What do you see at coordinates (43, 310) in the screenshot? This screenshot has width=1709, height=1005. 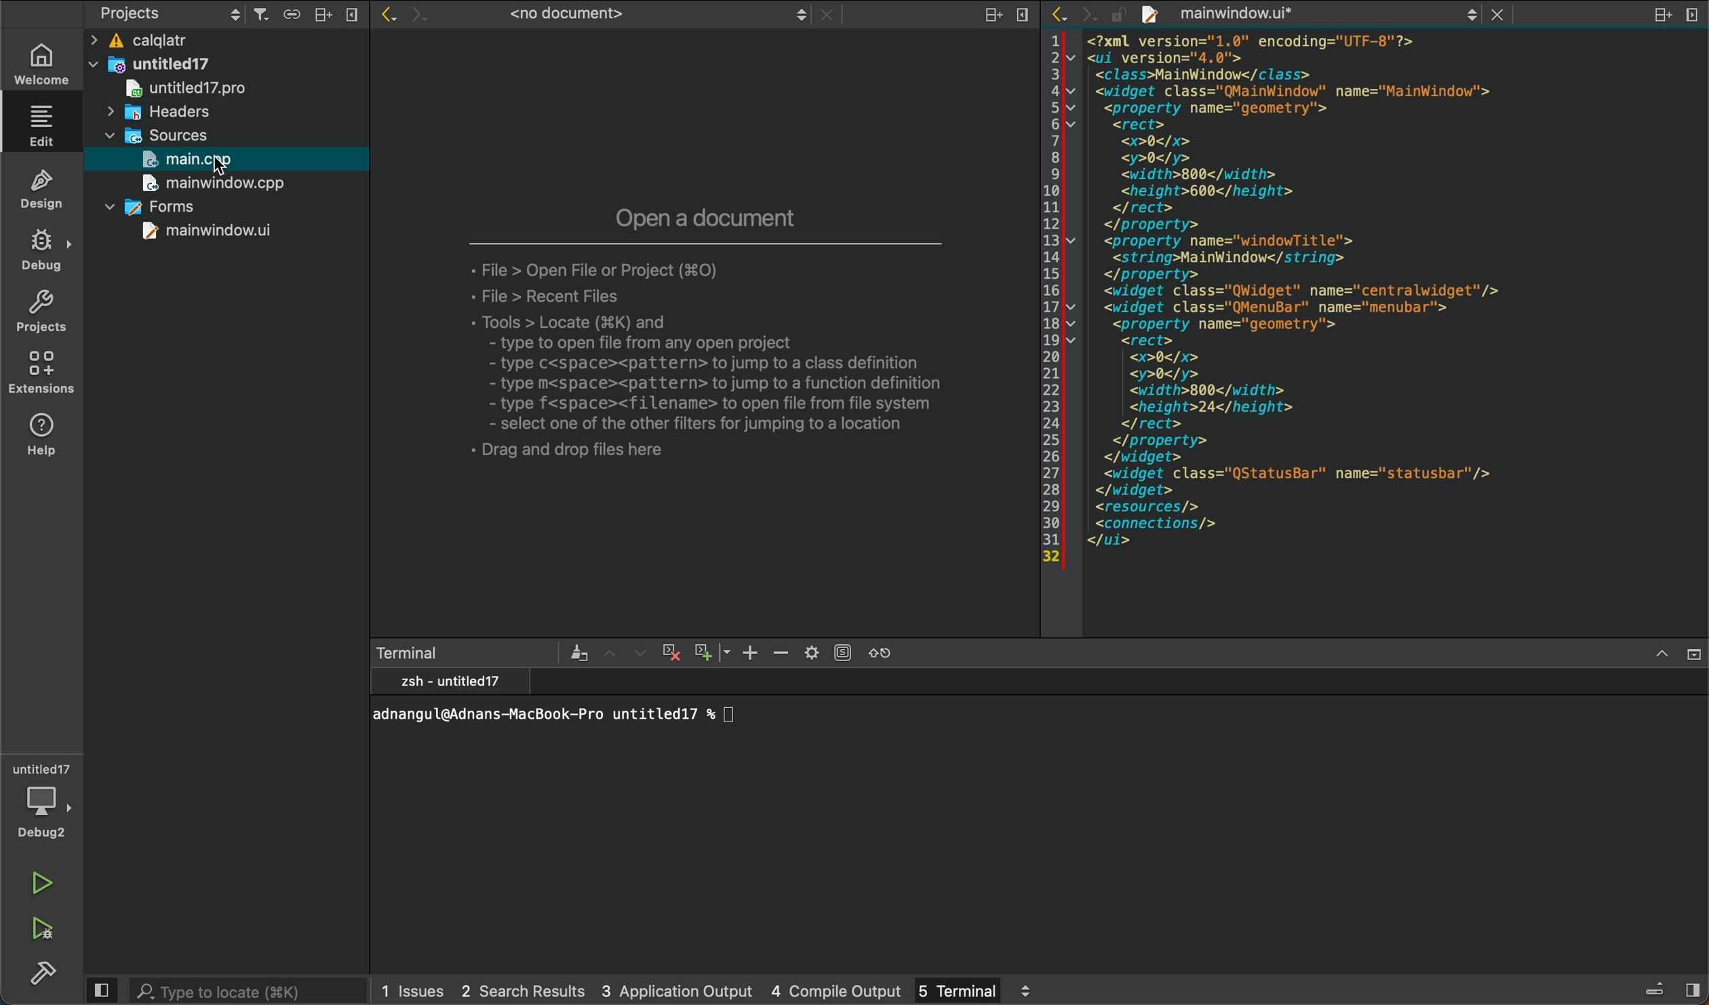 I see `projects` at bounding box center [43, 310].